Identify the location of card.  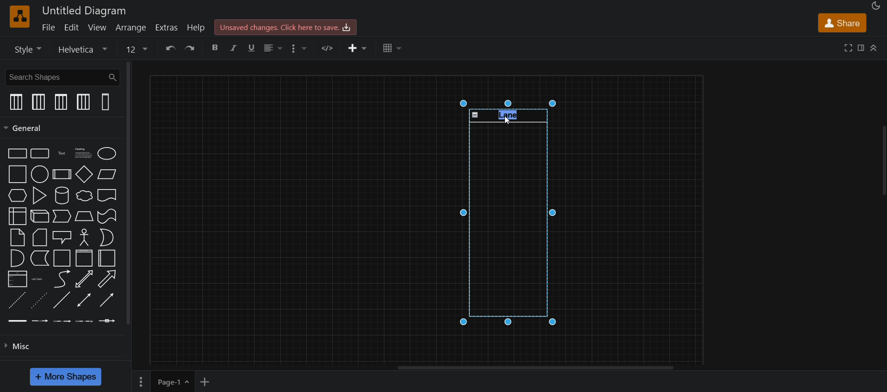
(39, 238).